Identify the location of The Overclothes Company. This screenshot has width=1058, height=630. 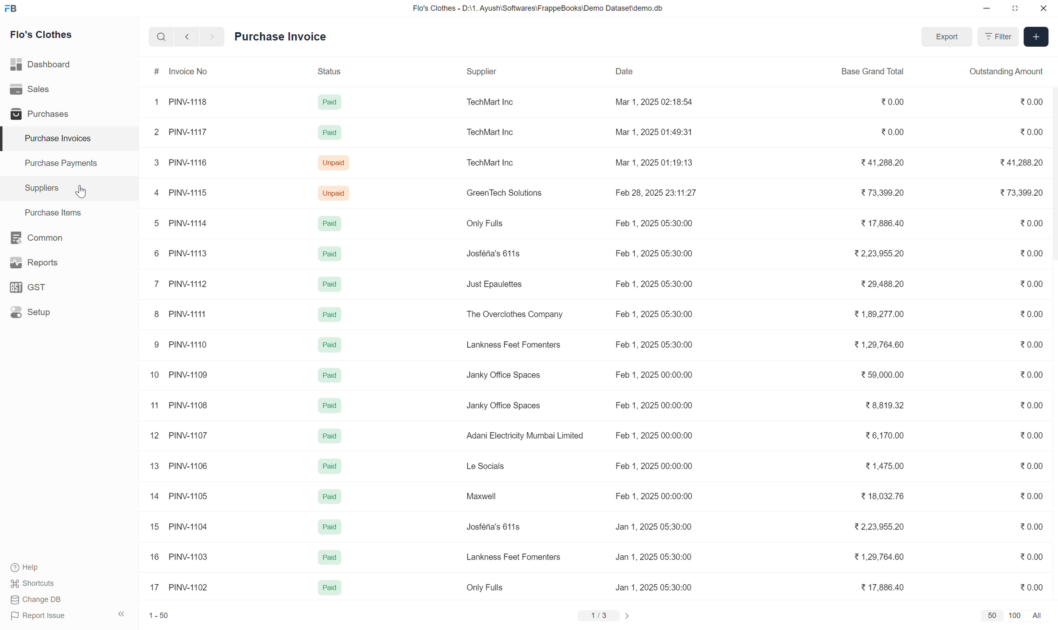
(513, 314).